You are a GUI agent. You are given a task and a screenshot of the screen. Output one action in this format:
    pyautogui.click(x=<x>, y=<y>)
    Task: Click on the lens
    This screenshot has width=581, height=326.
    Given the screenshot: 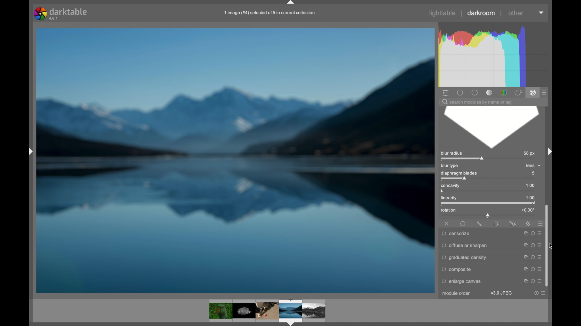 What is the action you would take?
    pyautogui.click(x=531, y=165)
    